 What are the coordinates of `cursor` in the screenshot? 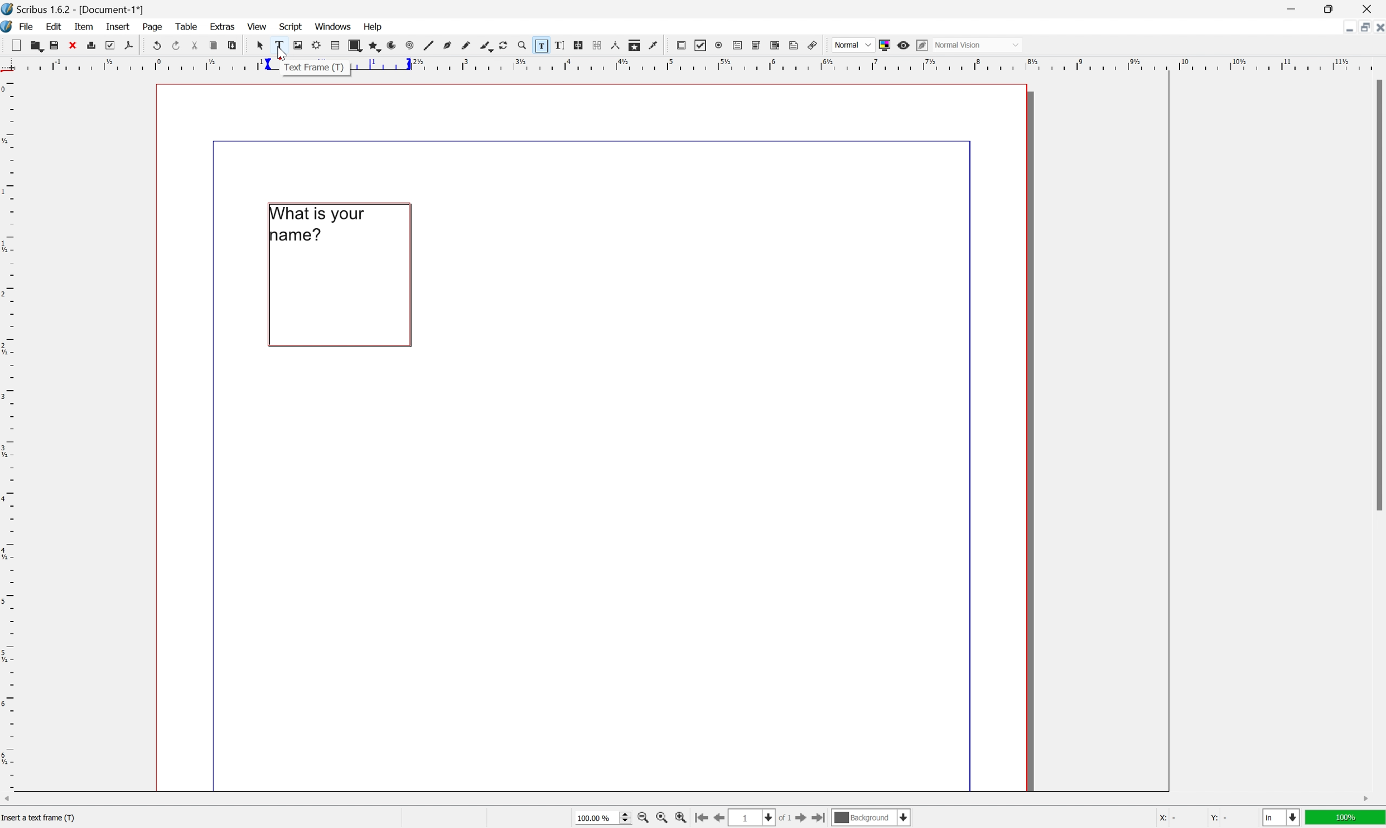 It's located at (281, 52).